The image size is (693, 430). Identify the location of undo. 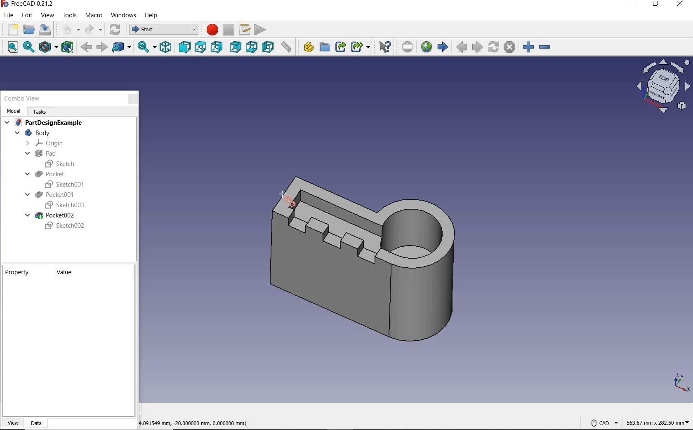
(68, 30).